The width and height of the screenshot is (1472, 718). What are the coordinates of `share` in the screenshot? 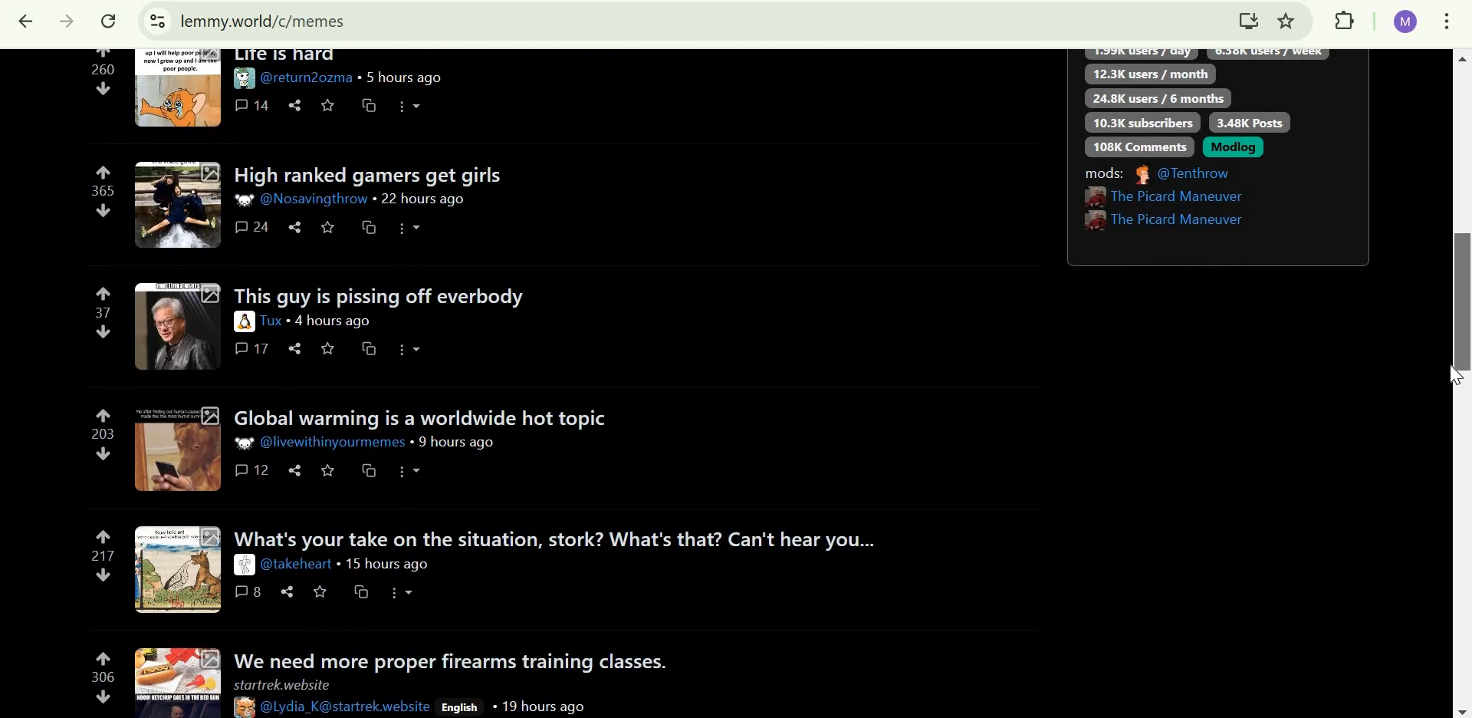 It's located at (297, 349).